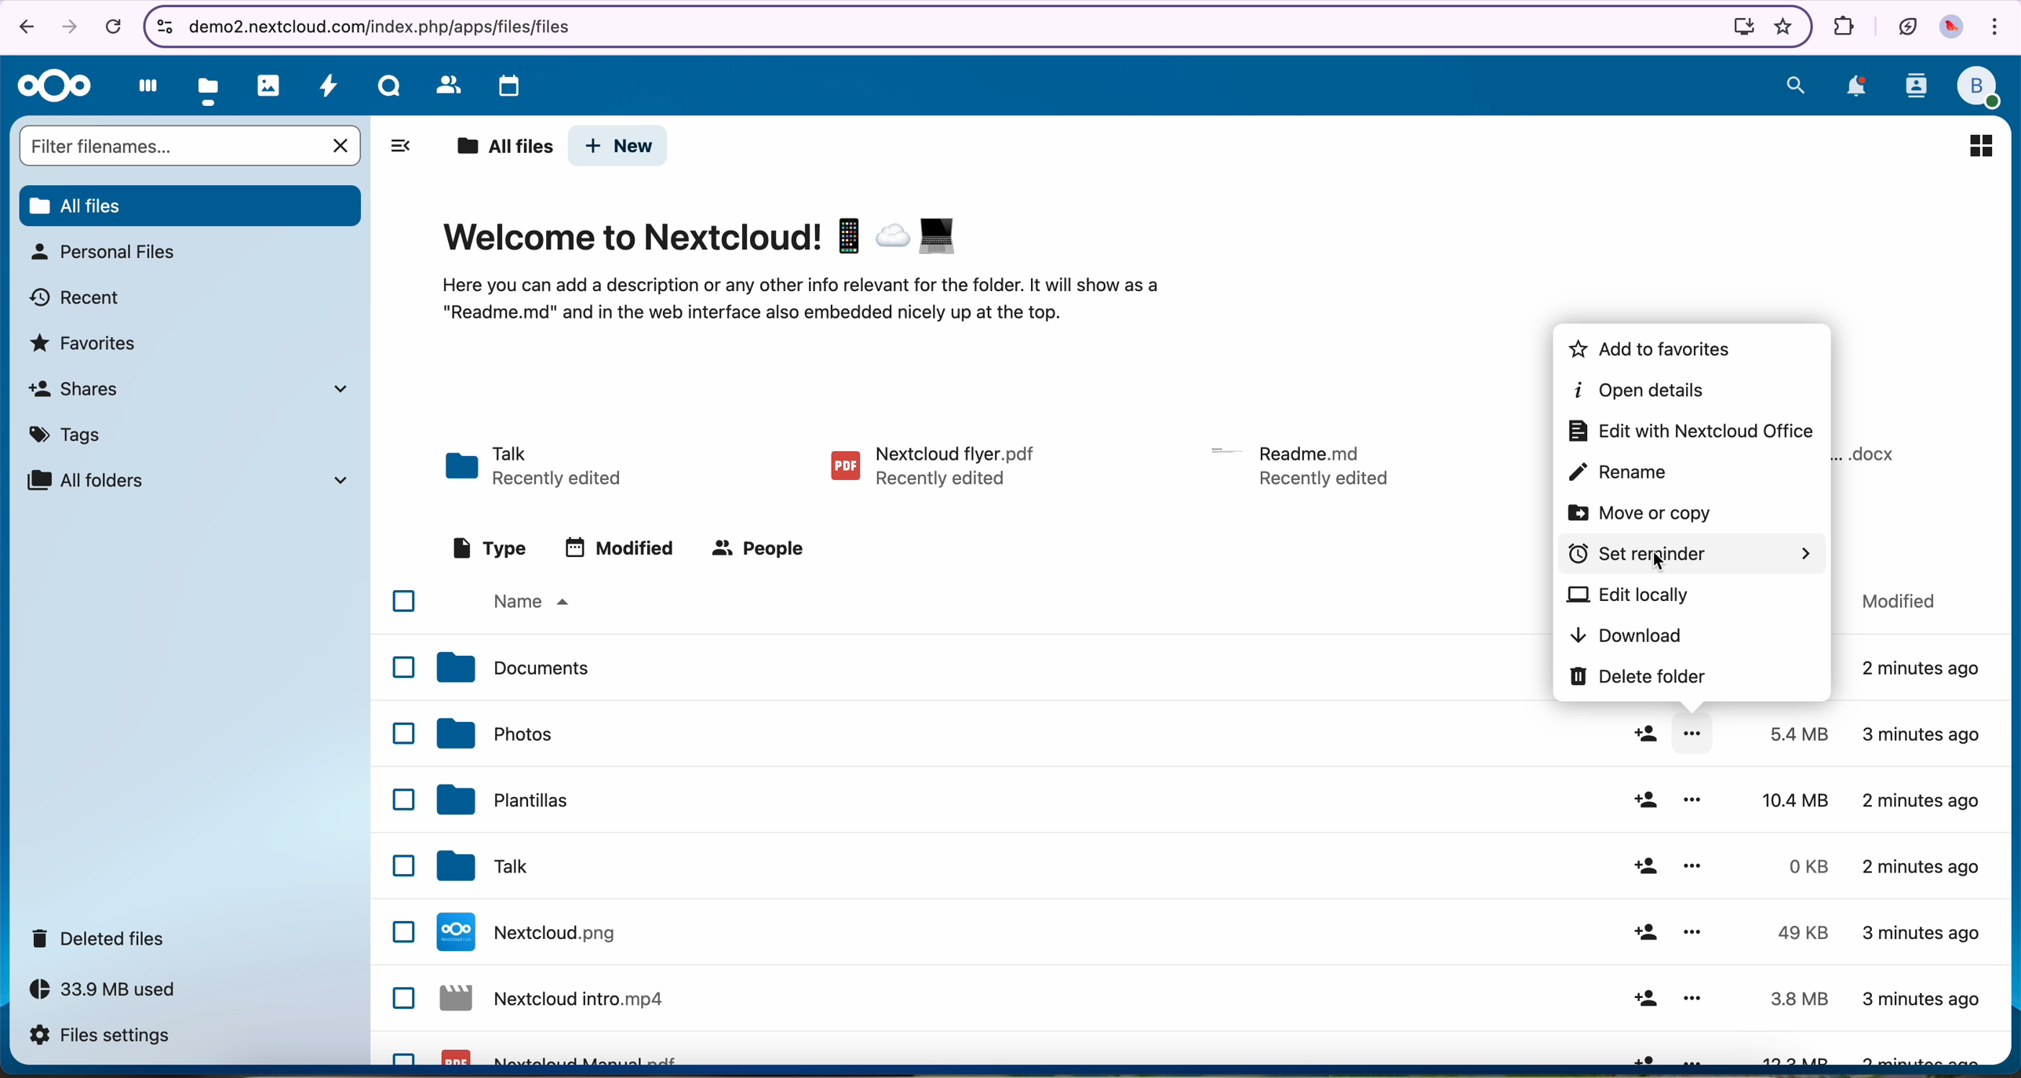 This screenshot has width=2021, height=1078. Describe the element at coordinates (398, 821) in the screenshot. I see `checkbox list` at that location.